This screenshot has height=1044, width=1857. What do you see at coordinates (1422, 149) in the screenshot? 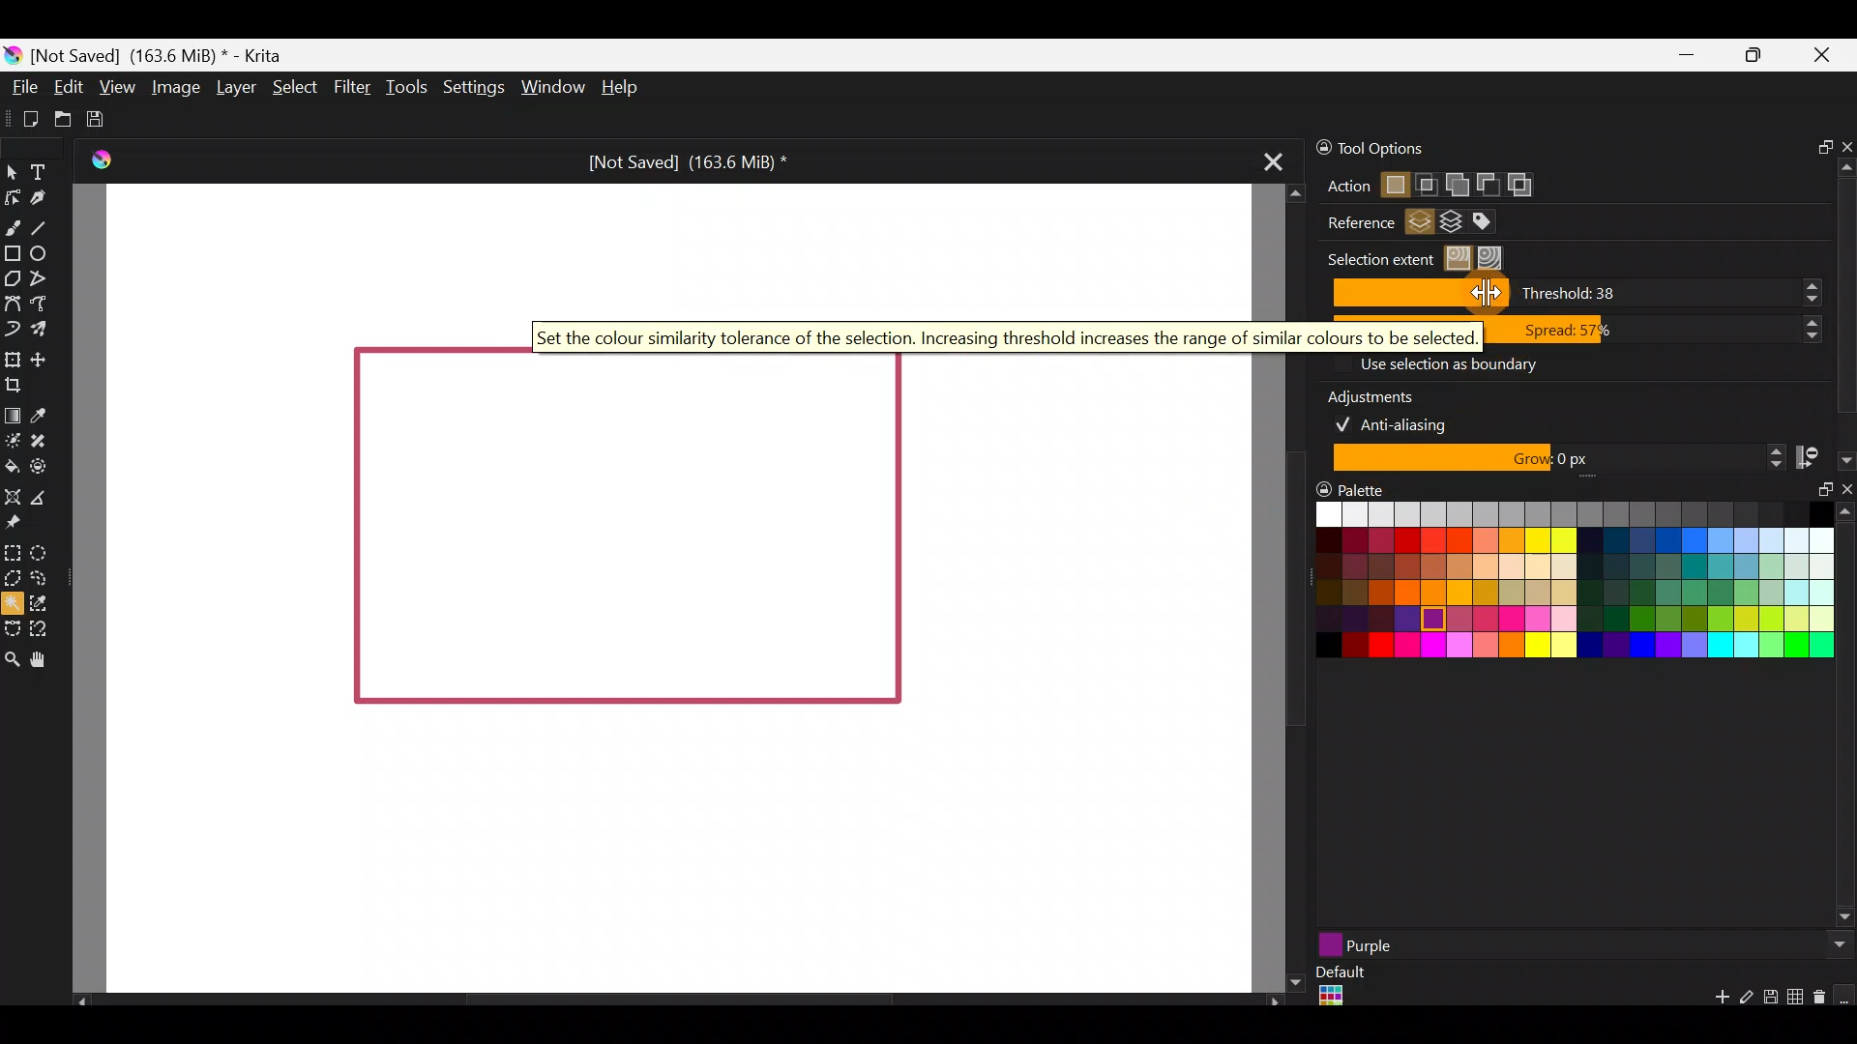
I see `Tool options` at bounding box center [1422, 149].